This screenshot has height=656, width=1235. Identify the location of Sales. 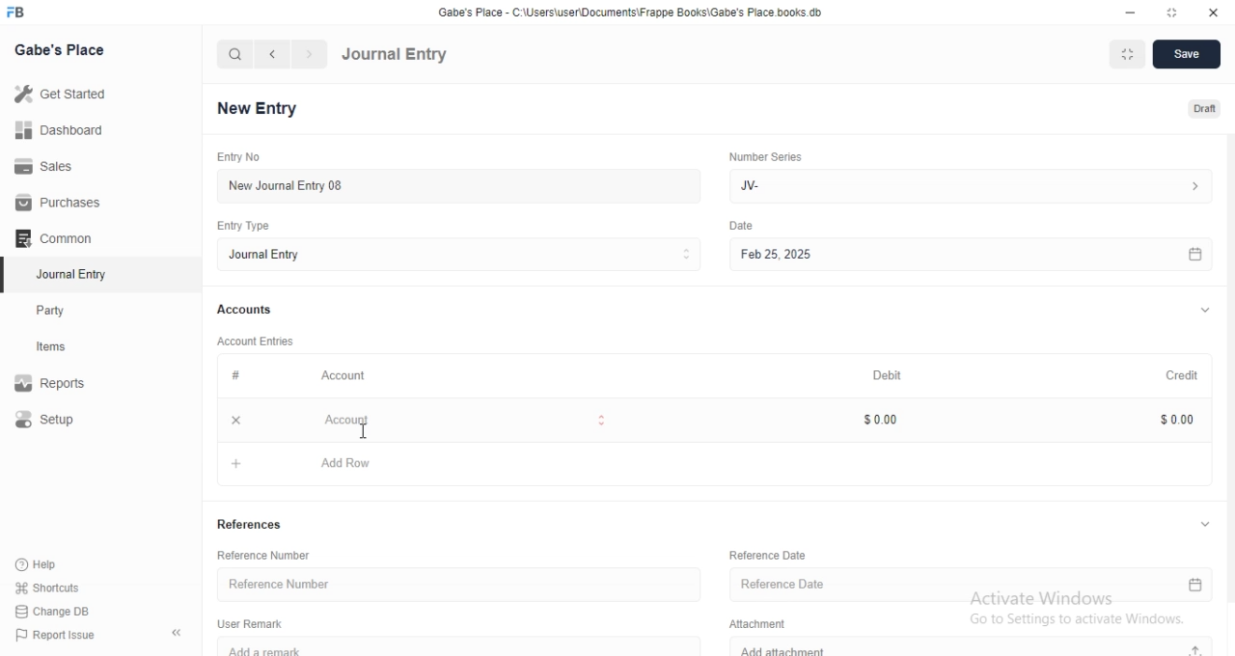
(55, 167).